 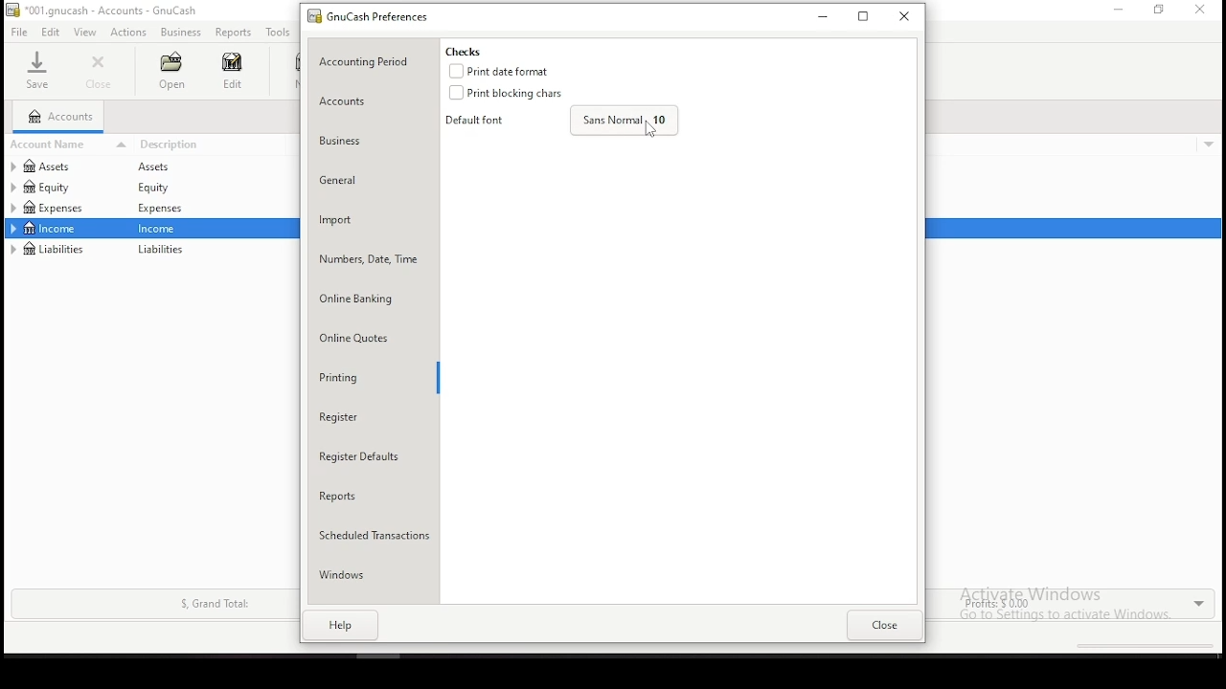 I want to click on view, so click(x=85, y=33).